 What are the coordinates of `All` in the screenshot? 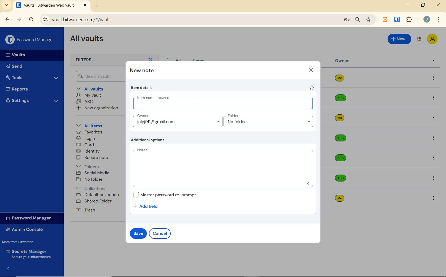 It's located at (175, 59).